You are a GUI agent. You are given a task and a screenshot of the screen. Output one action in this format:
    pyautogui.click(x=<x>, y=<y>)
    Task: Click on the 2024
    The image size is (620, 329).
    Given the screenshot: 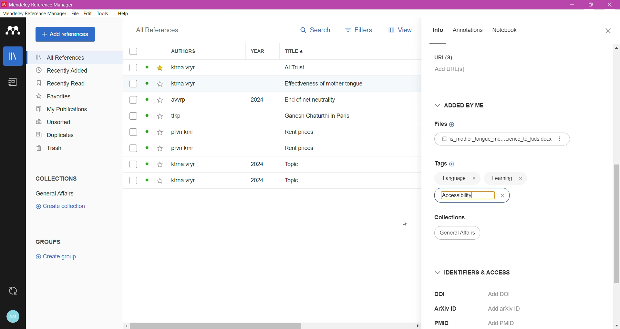 What is the action you would take?
    pyautogui.click(x=253, y=183)
    